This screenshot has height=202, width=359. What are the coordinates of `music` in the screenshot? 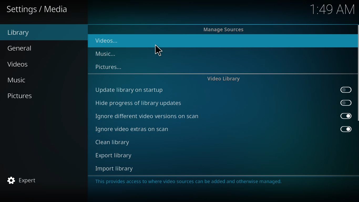 It's located at (107, 53).